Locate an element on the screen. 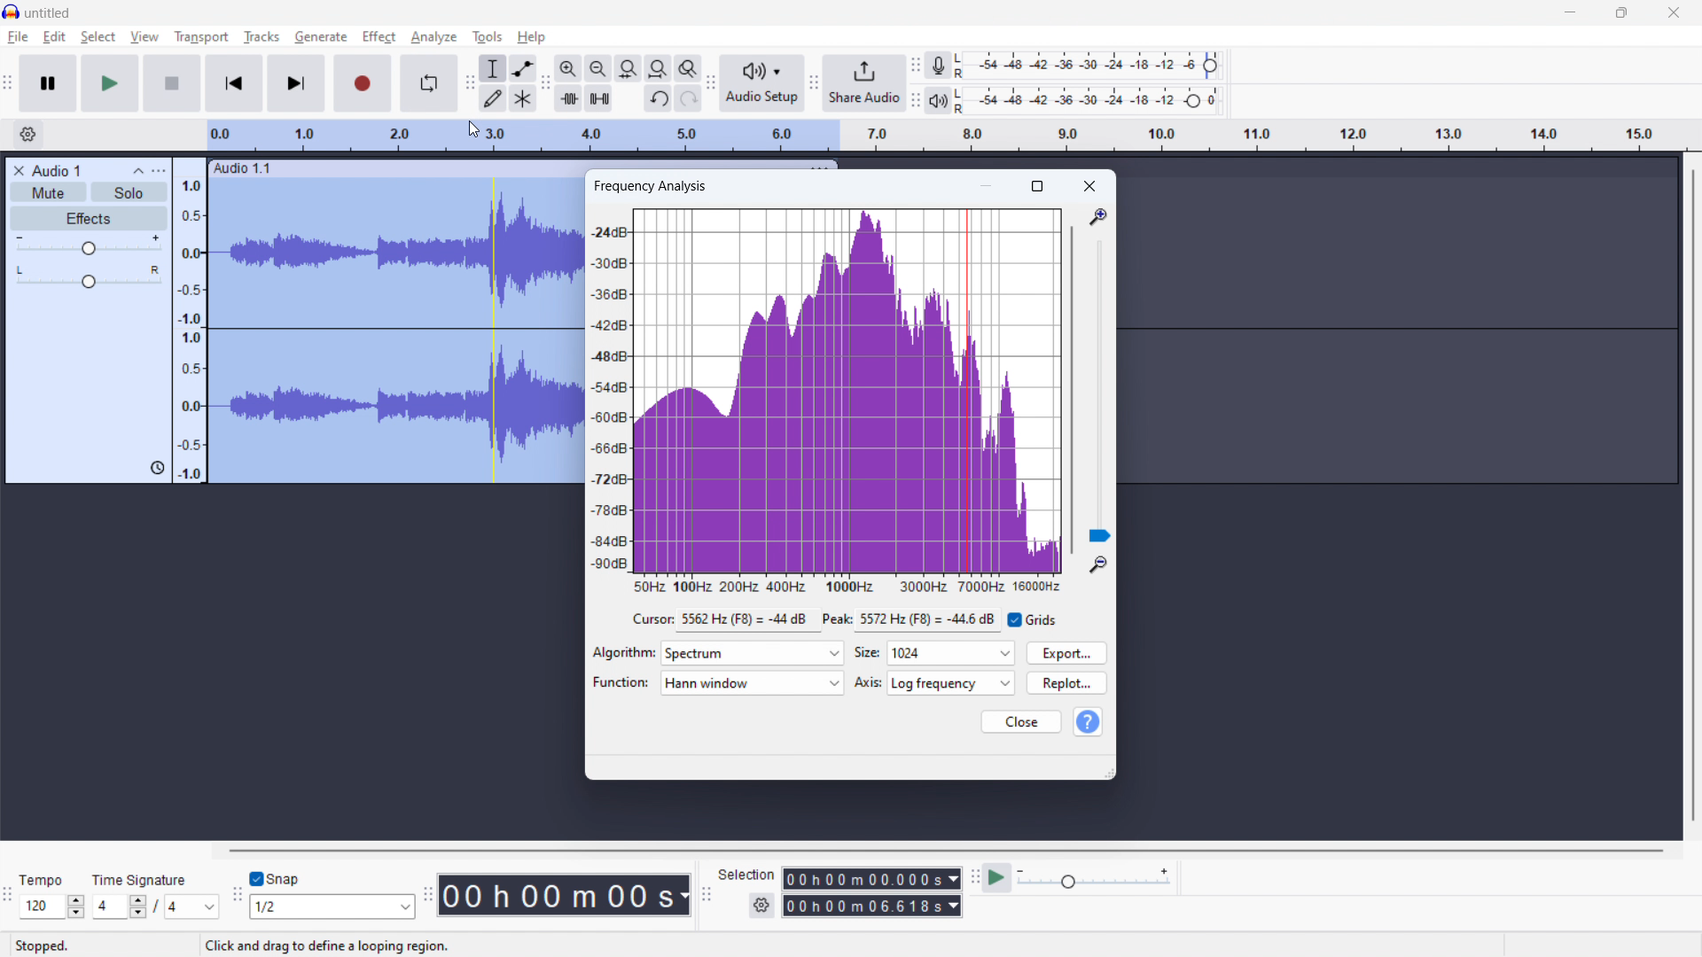  redo is located at coordinates (658, 97).